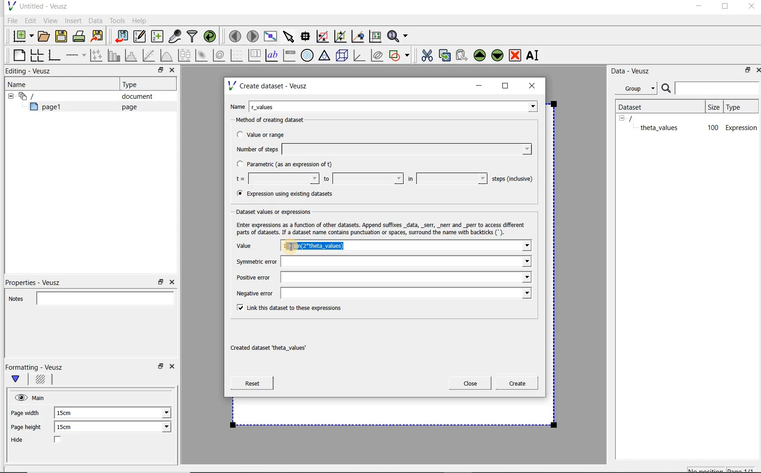 The width and height of the screenshot is (761, 473). I want to click on restore down, so click(158, 71).